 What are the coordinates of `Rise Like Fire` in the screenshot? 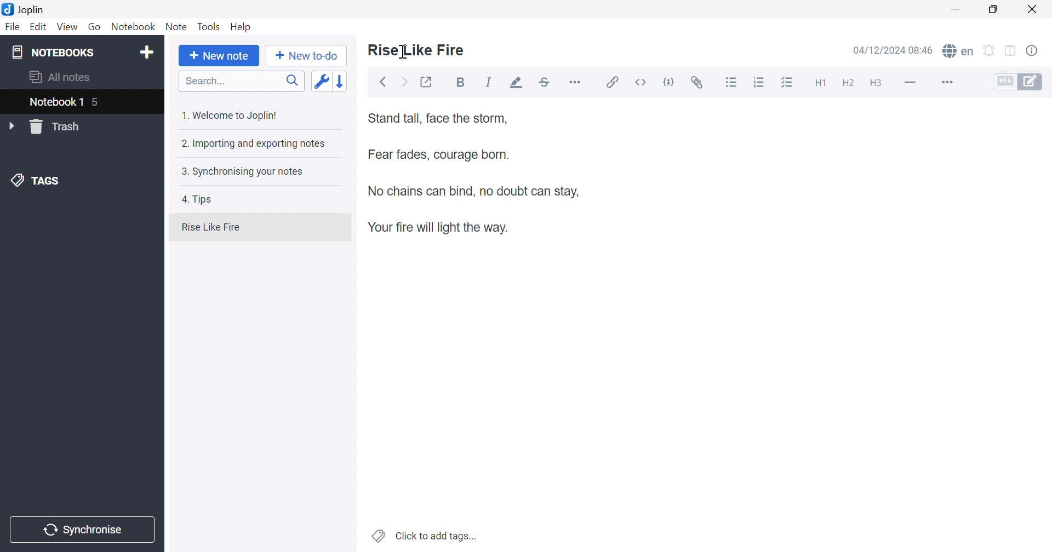 It's located at (415, 50).